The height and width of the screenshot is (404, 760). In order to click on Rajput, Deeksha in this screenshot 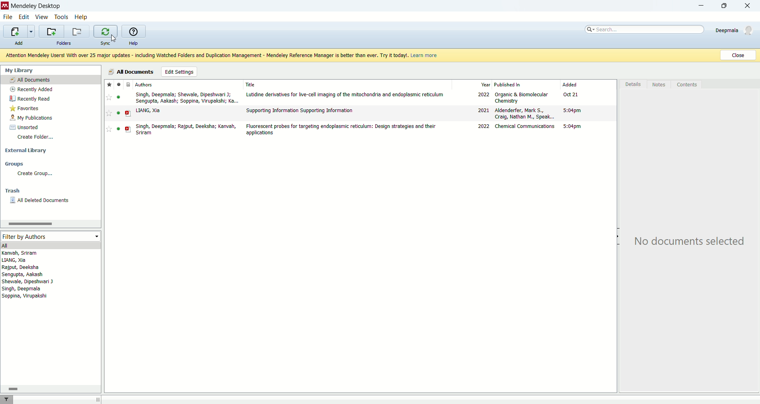, I will do `click(21, 267)`.